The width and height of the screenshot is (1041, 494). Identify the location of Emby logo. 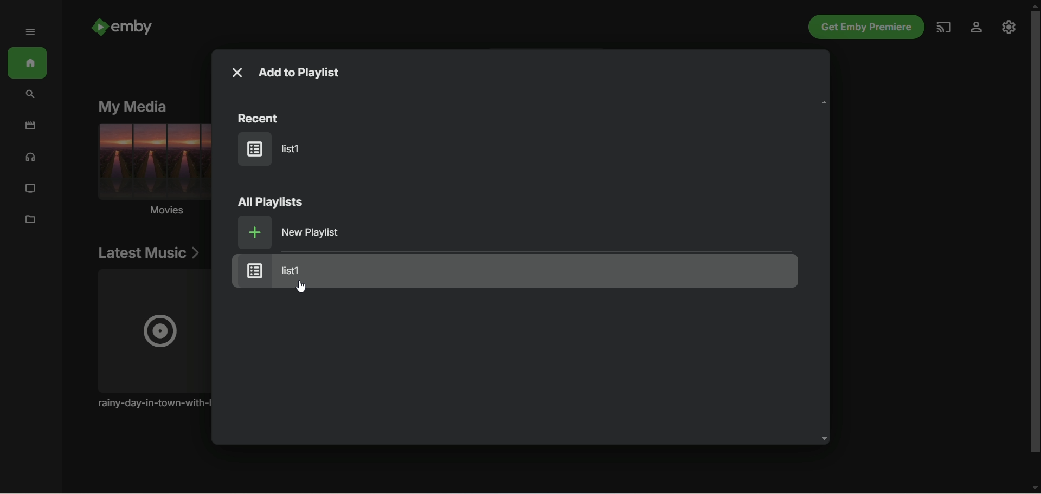
(99, 27).